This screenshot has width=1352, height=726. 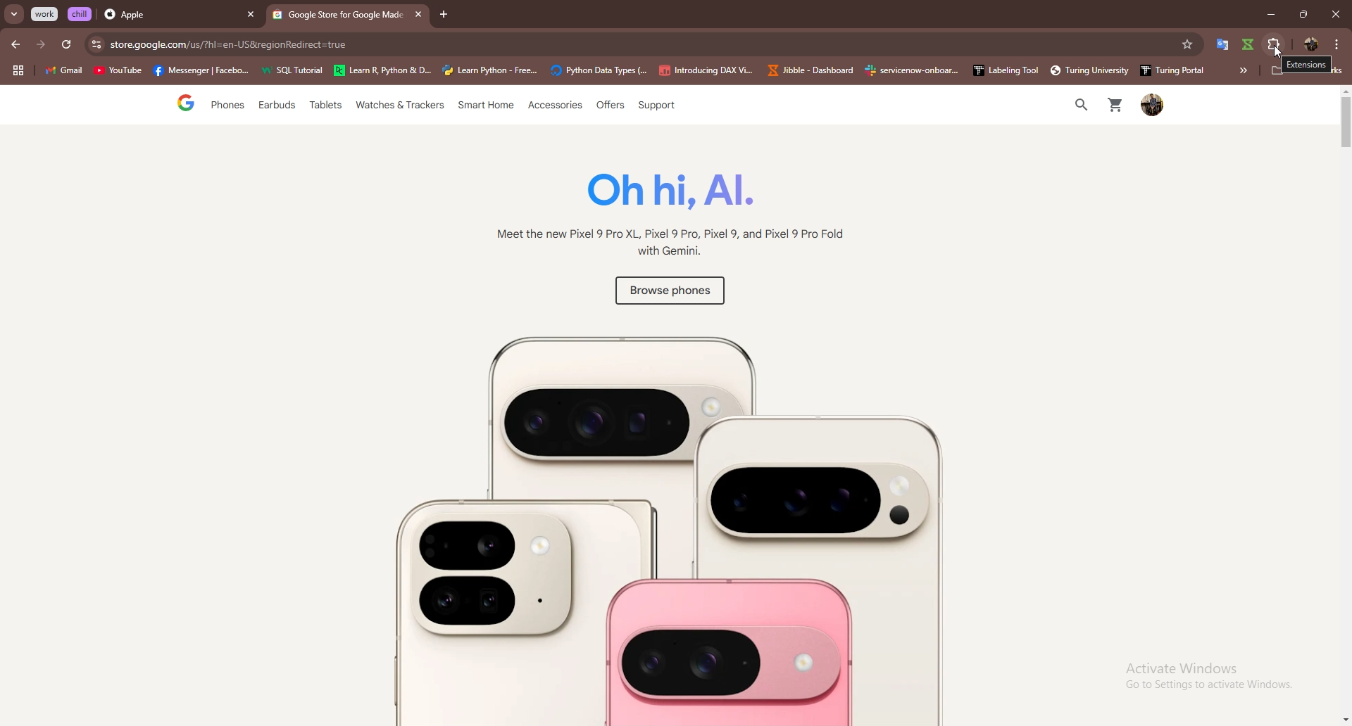 I want to click on minimize, so click(x=1267, y=15).